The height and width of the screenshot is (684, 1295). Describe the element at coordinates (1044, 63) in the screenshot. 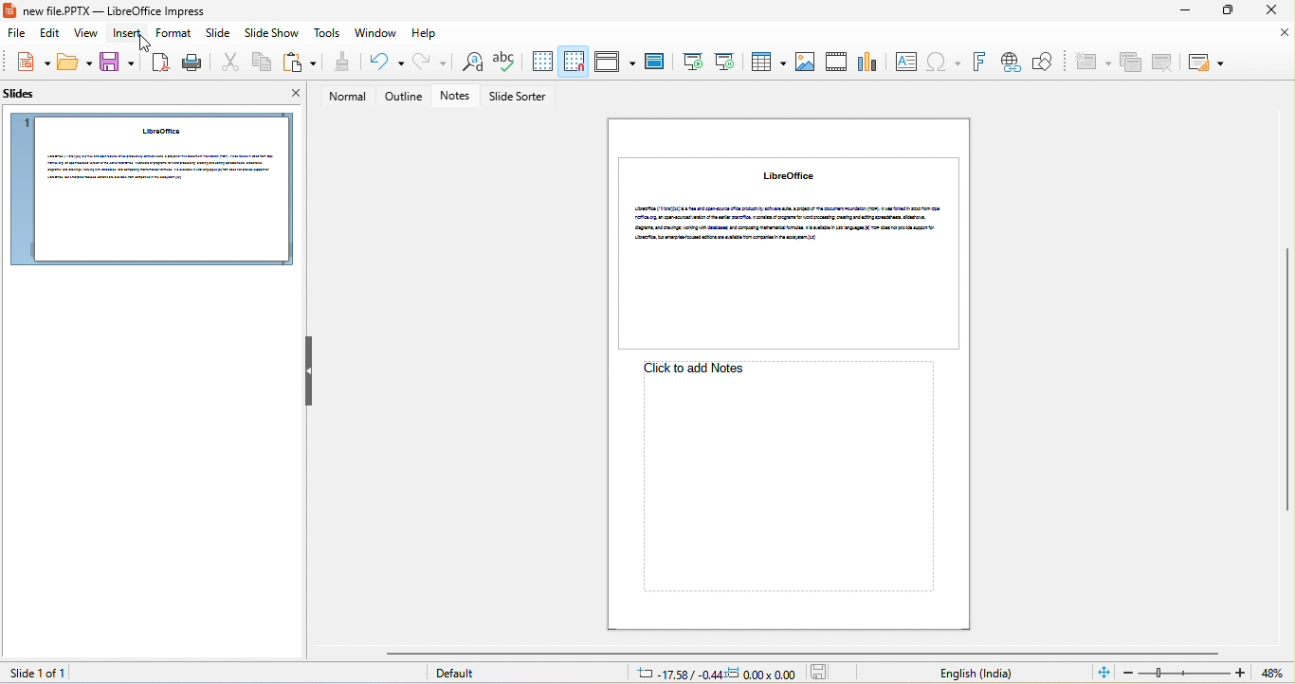

I see `how draw function` at that location.